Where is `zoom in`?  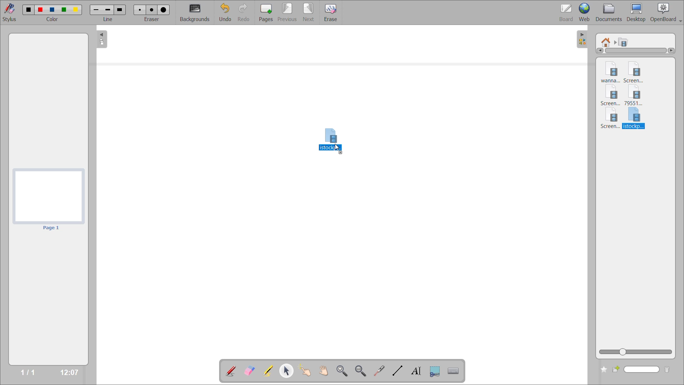
zoom in is located at coordinates (342, 370).